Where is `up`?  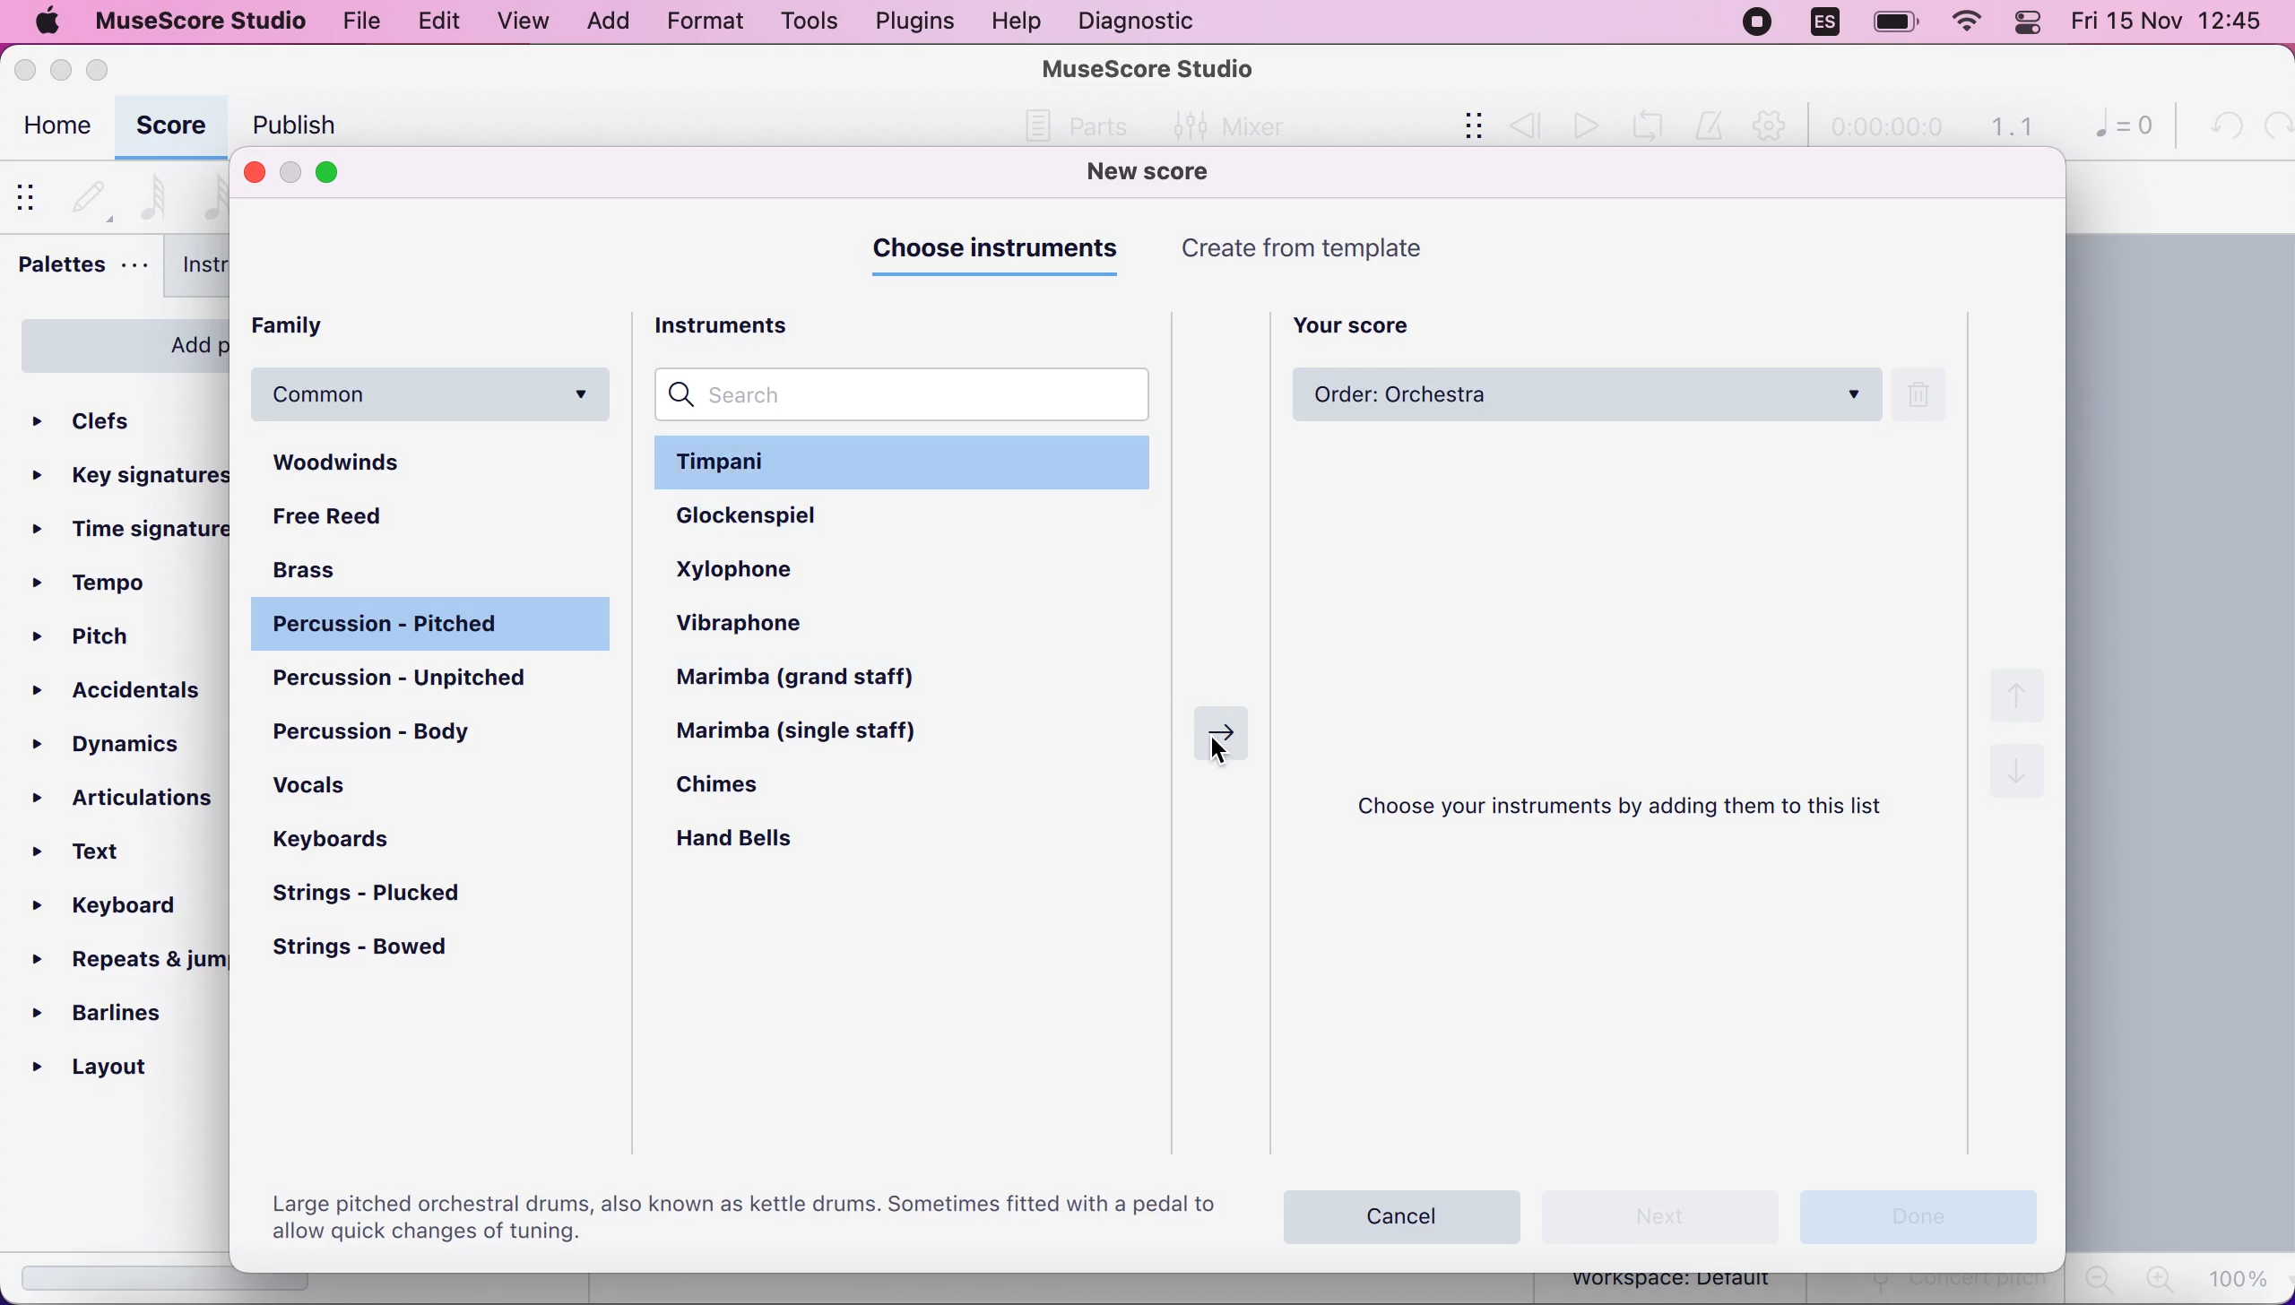 up is located at coordinates (2022, 693).